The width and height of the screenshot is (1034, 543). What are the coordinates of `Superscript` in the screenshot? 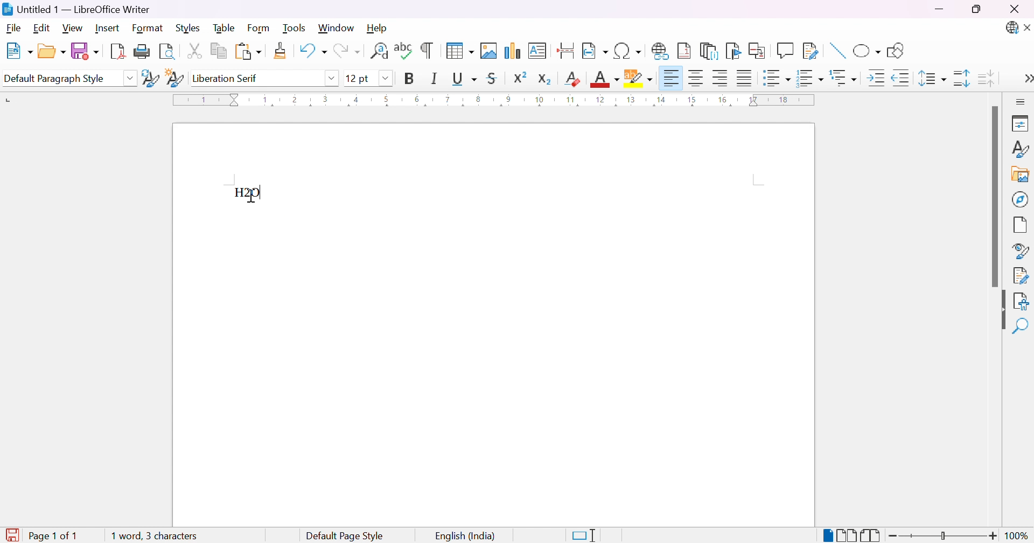 It's located at (519, 77).